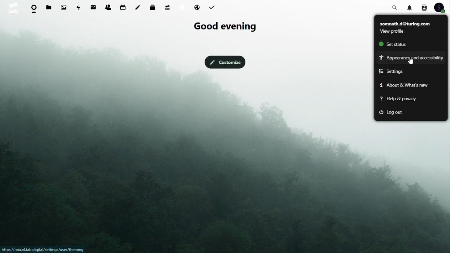  I want to click on Status, so click(397, 43).